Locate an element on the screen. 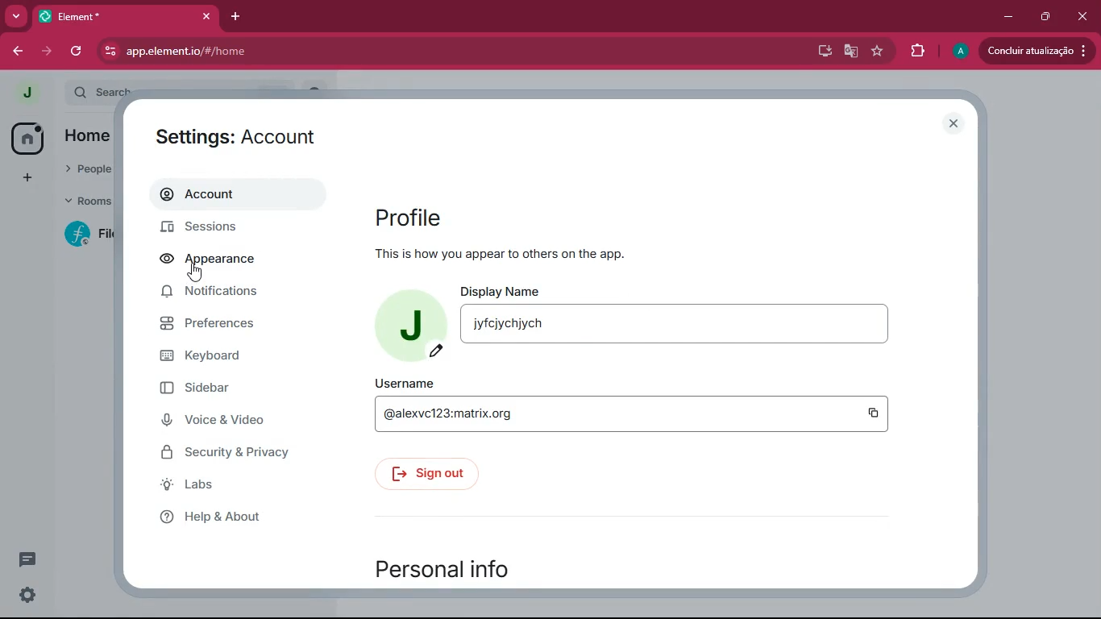 The width and height of the screenshot is (1101, 619). profile is located at coordinates (416, 214).